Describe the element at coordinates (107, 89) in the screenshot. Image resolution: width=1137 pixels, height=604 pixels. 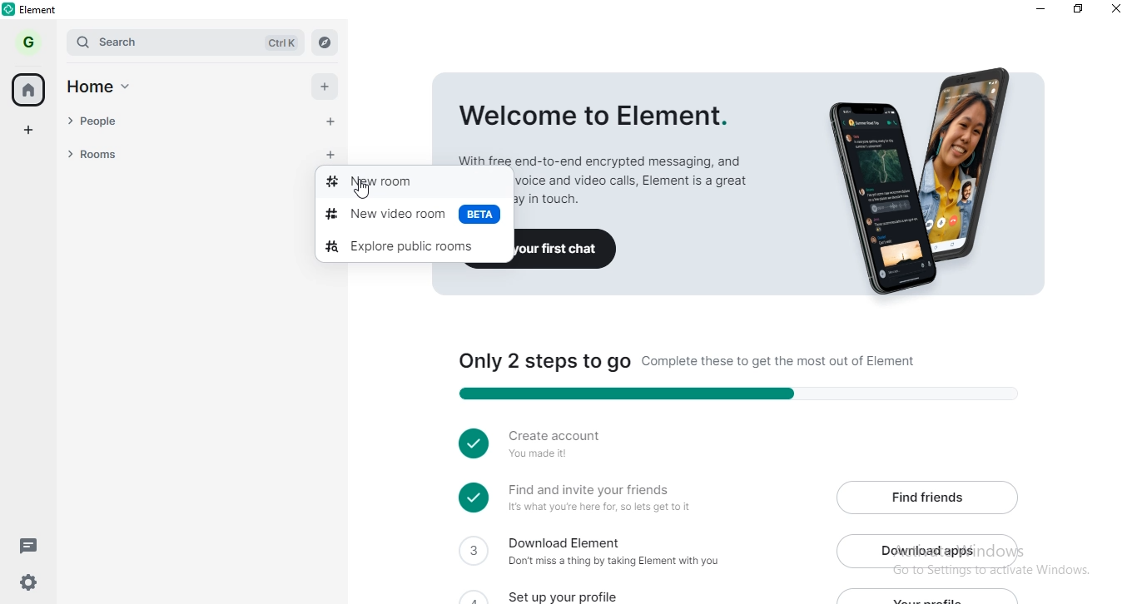
I see `home` at that location.